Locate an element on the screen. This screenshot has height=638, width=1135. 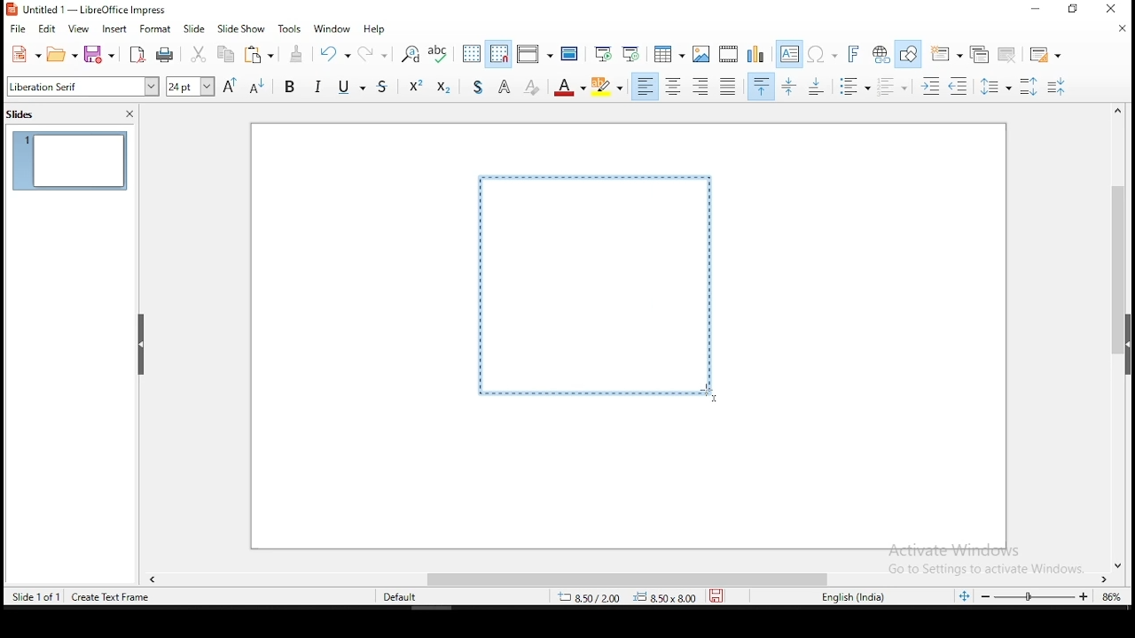
view is located at coordinates (78, 29).